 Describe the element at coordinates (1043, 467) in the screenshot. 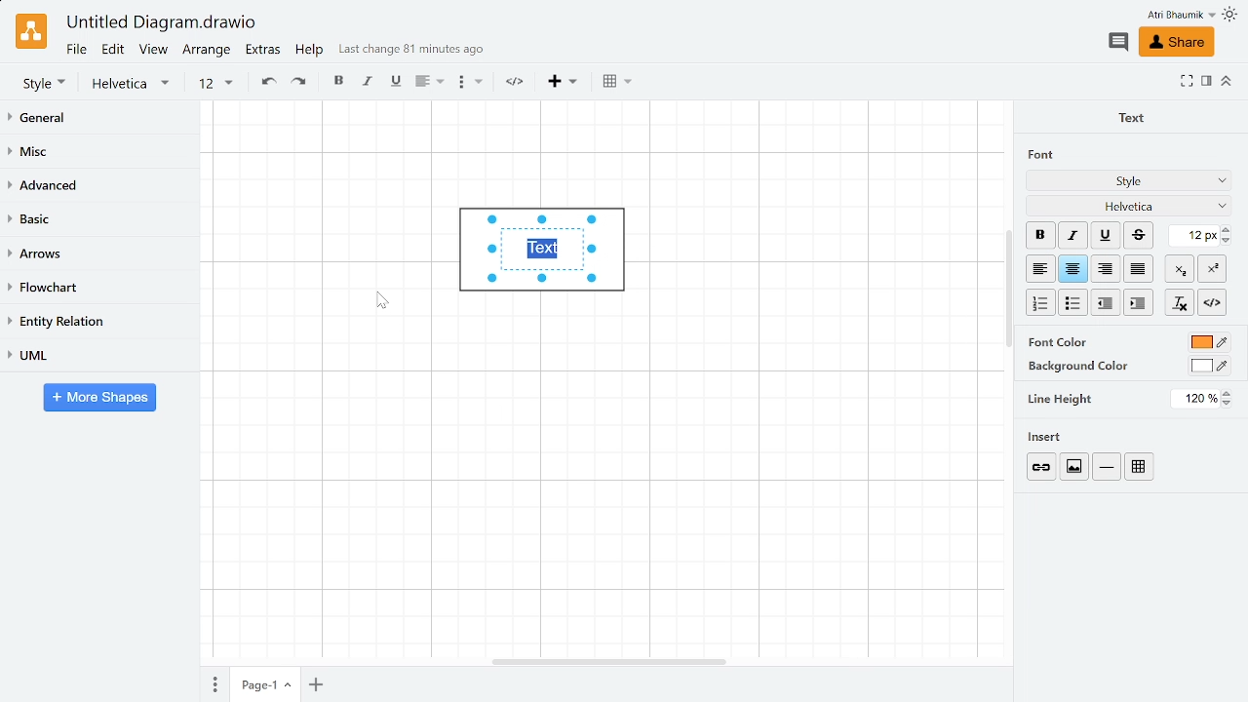

I see `Link` at that location.